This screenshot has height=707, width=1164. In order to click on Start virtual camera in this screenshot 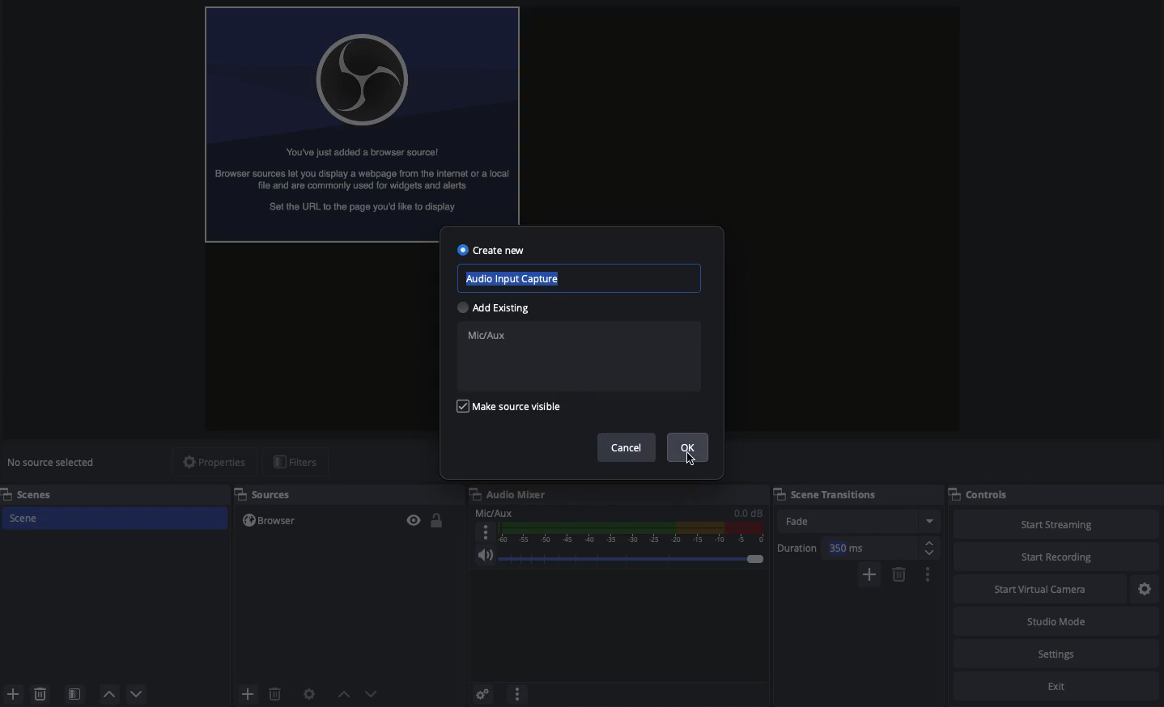, I will do `click(1036, 590)`.